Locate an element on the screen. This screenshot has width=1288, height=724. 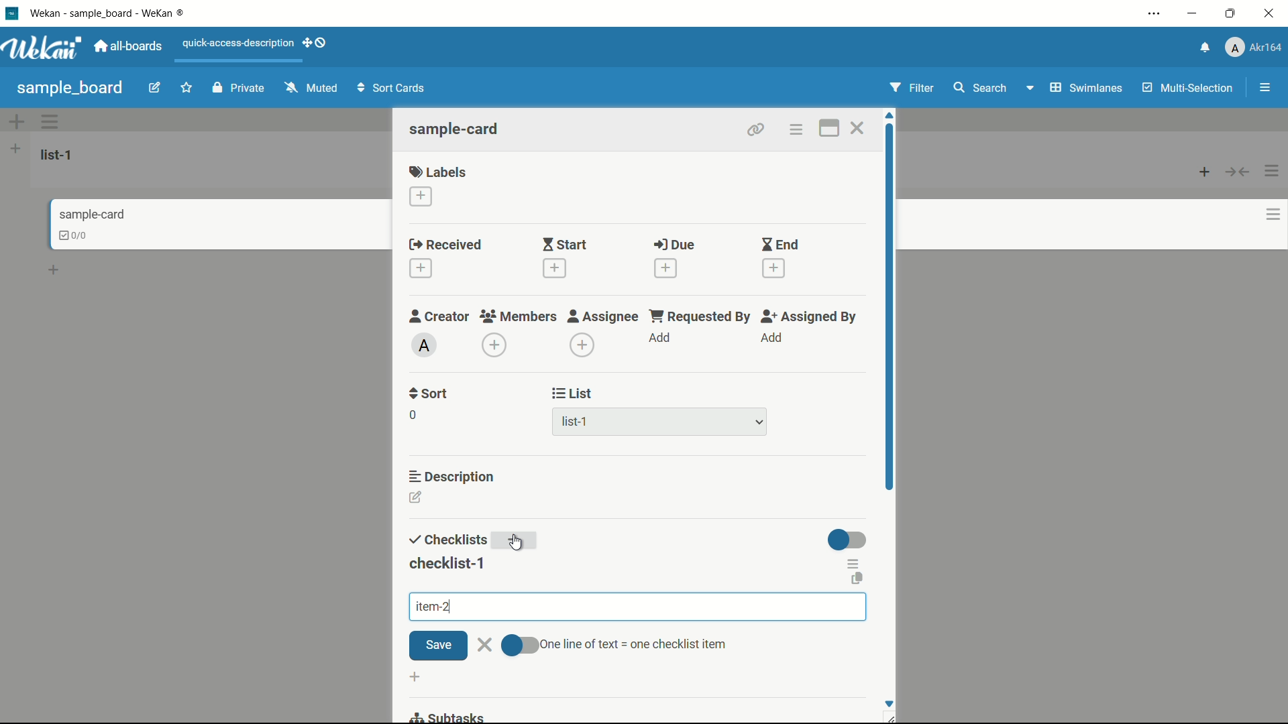
star is located at coordinates (189, 89).